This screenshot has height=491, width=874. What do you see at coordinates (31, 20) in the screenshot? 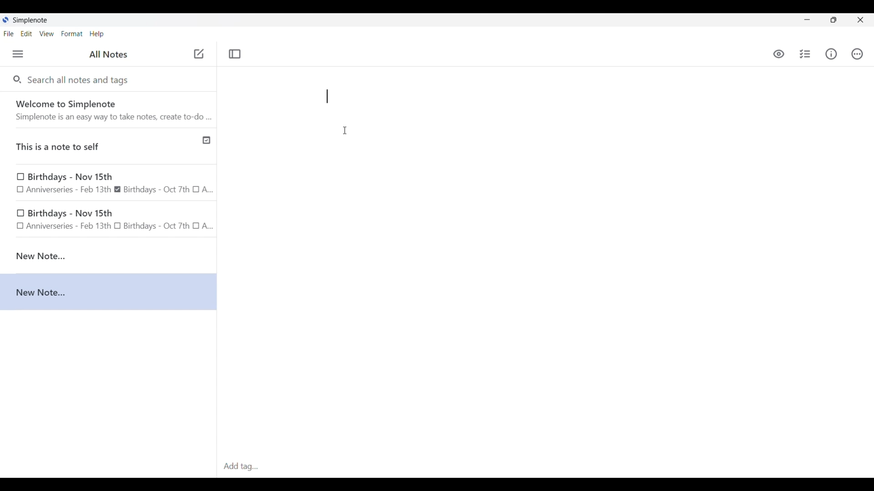
I see `Software name` at bounding box center [31, 20].